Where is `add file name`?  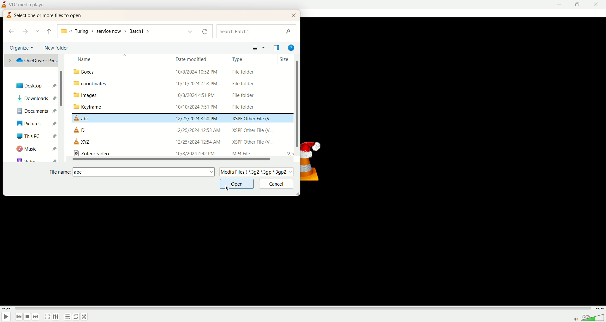
add file name is located at coordinates (143, 172).